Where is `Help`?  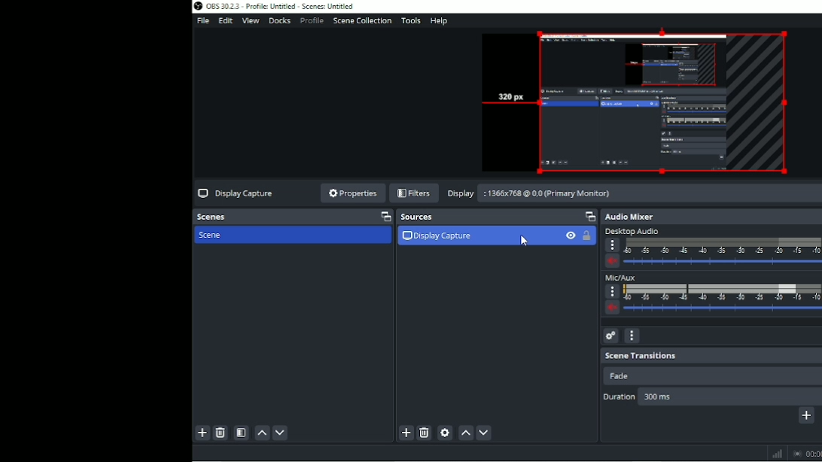
Help is located at coordinates (439, 20).